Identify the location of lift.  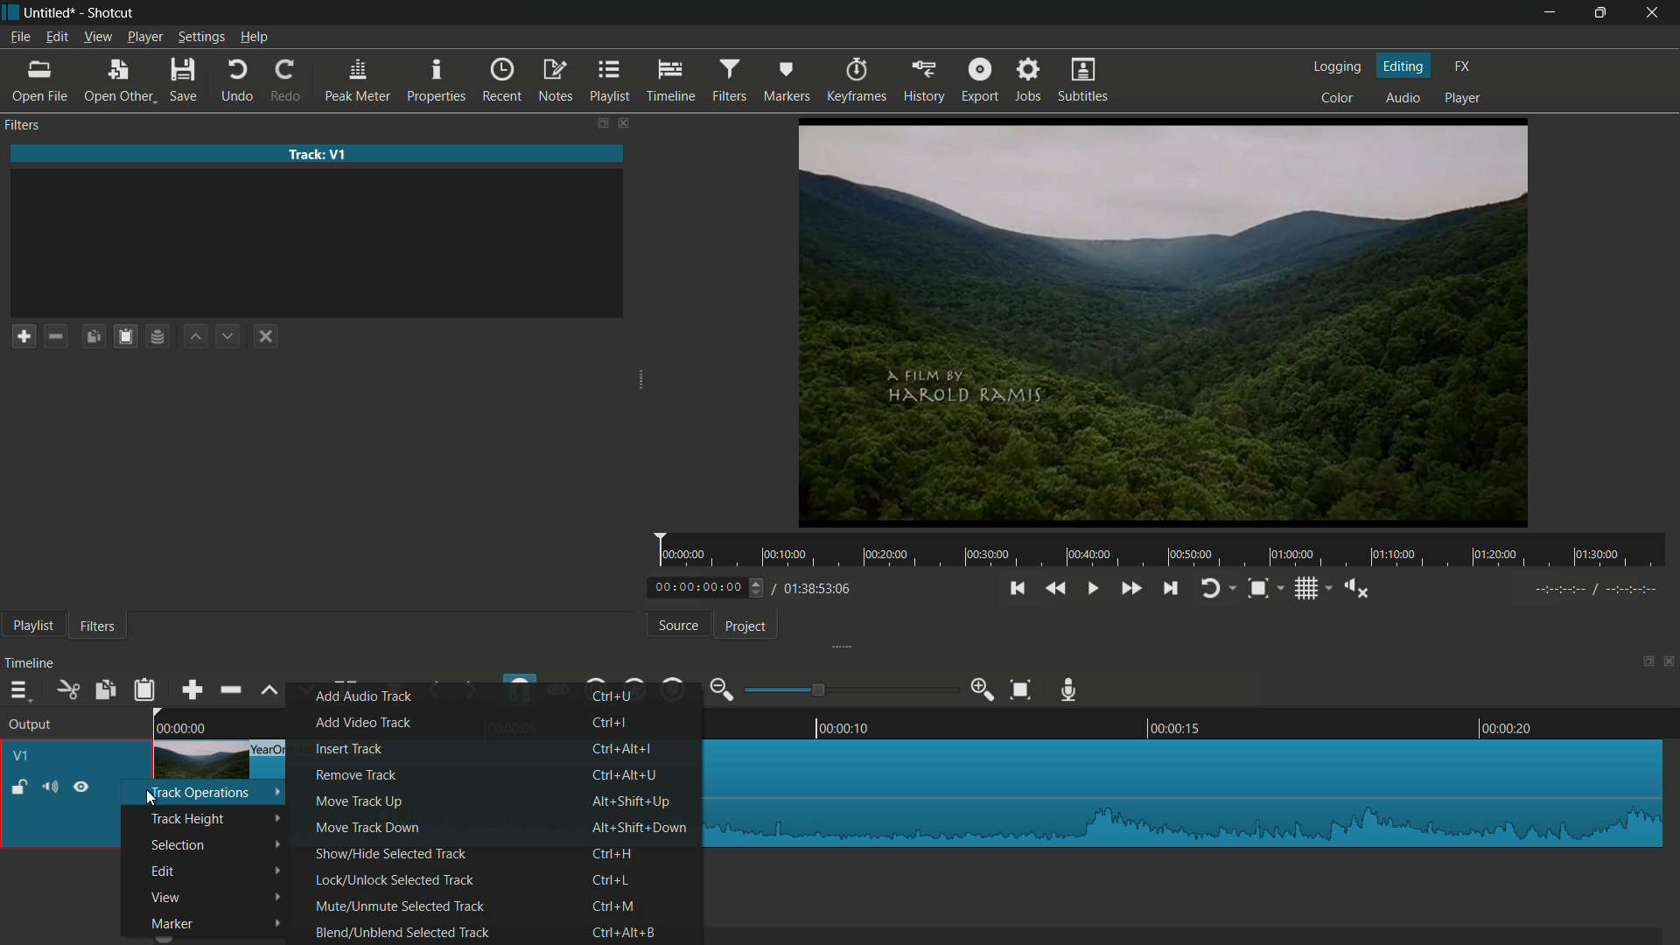
(269, 689).